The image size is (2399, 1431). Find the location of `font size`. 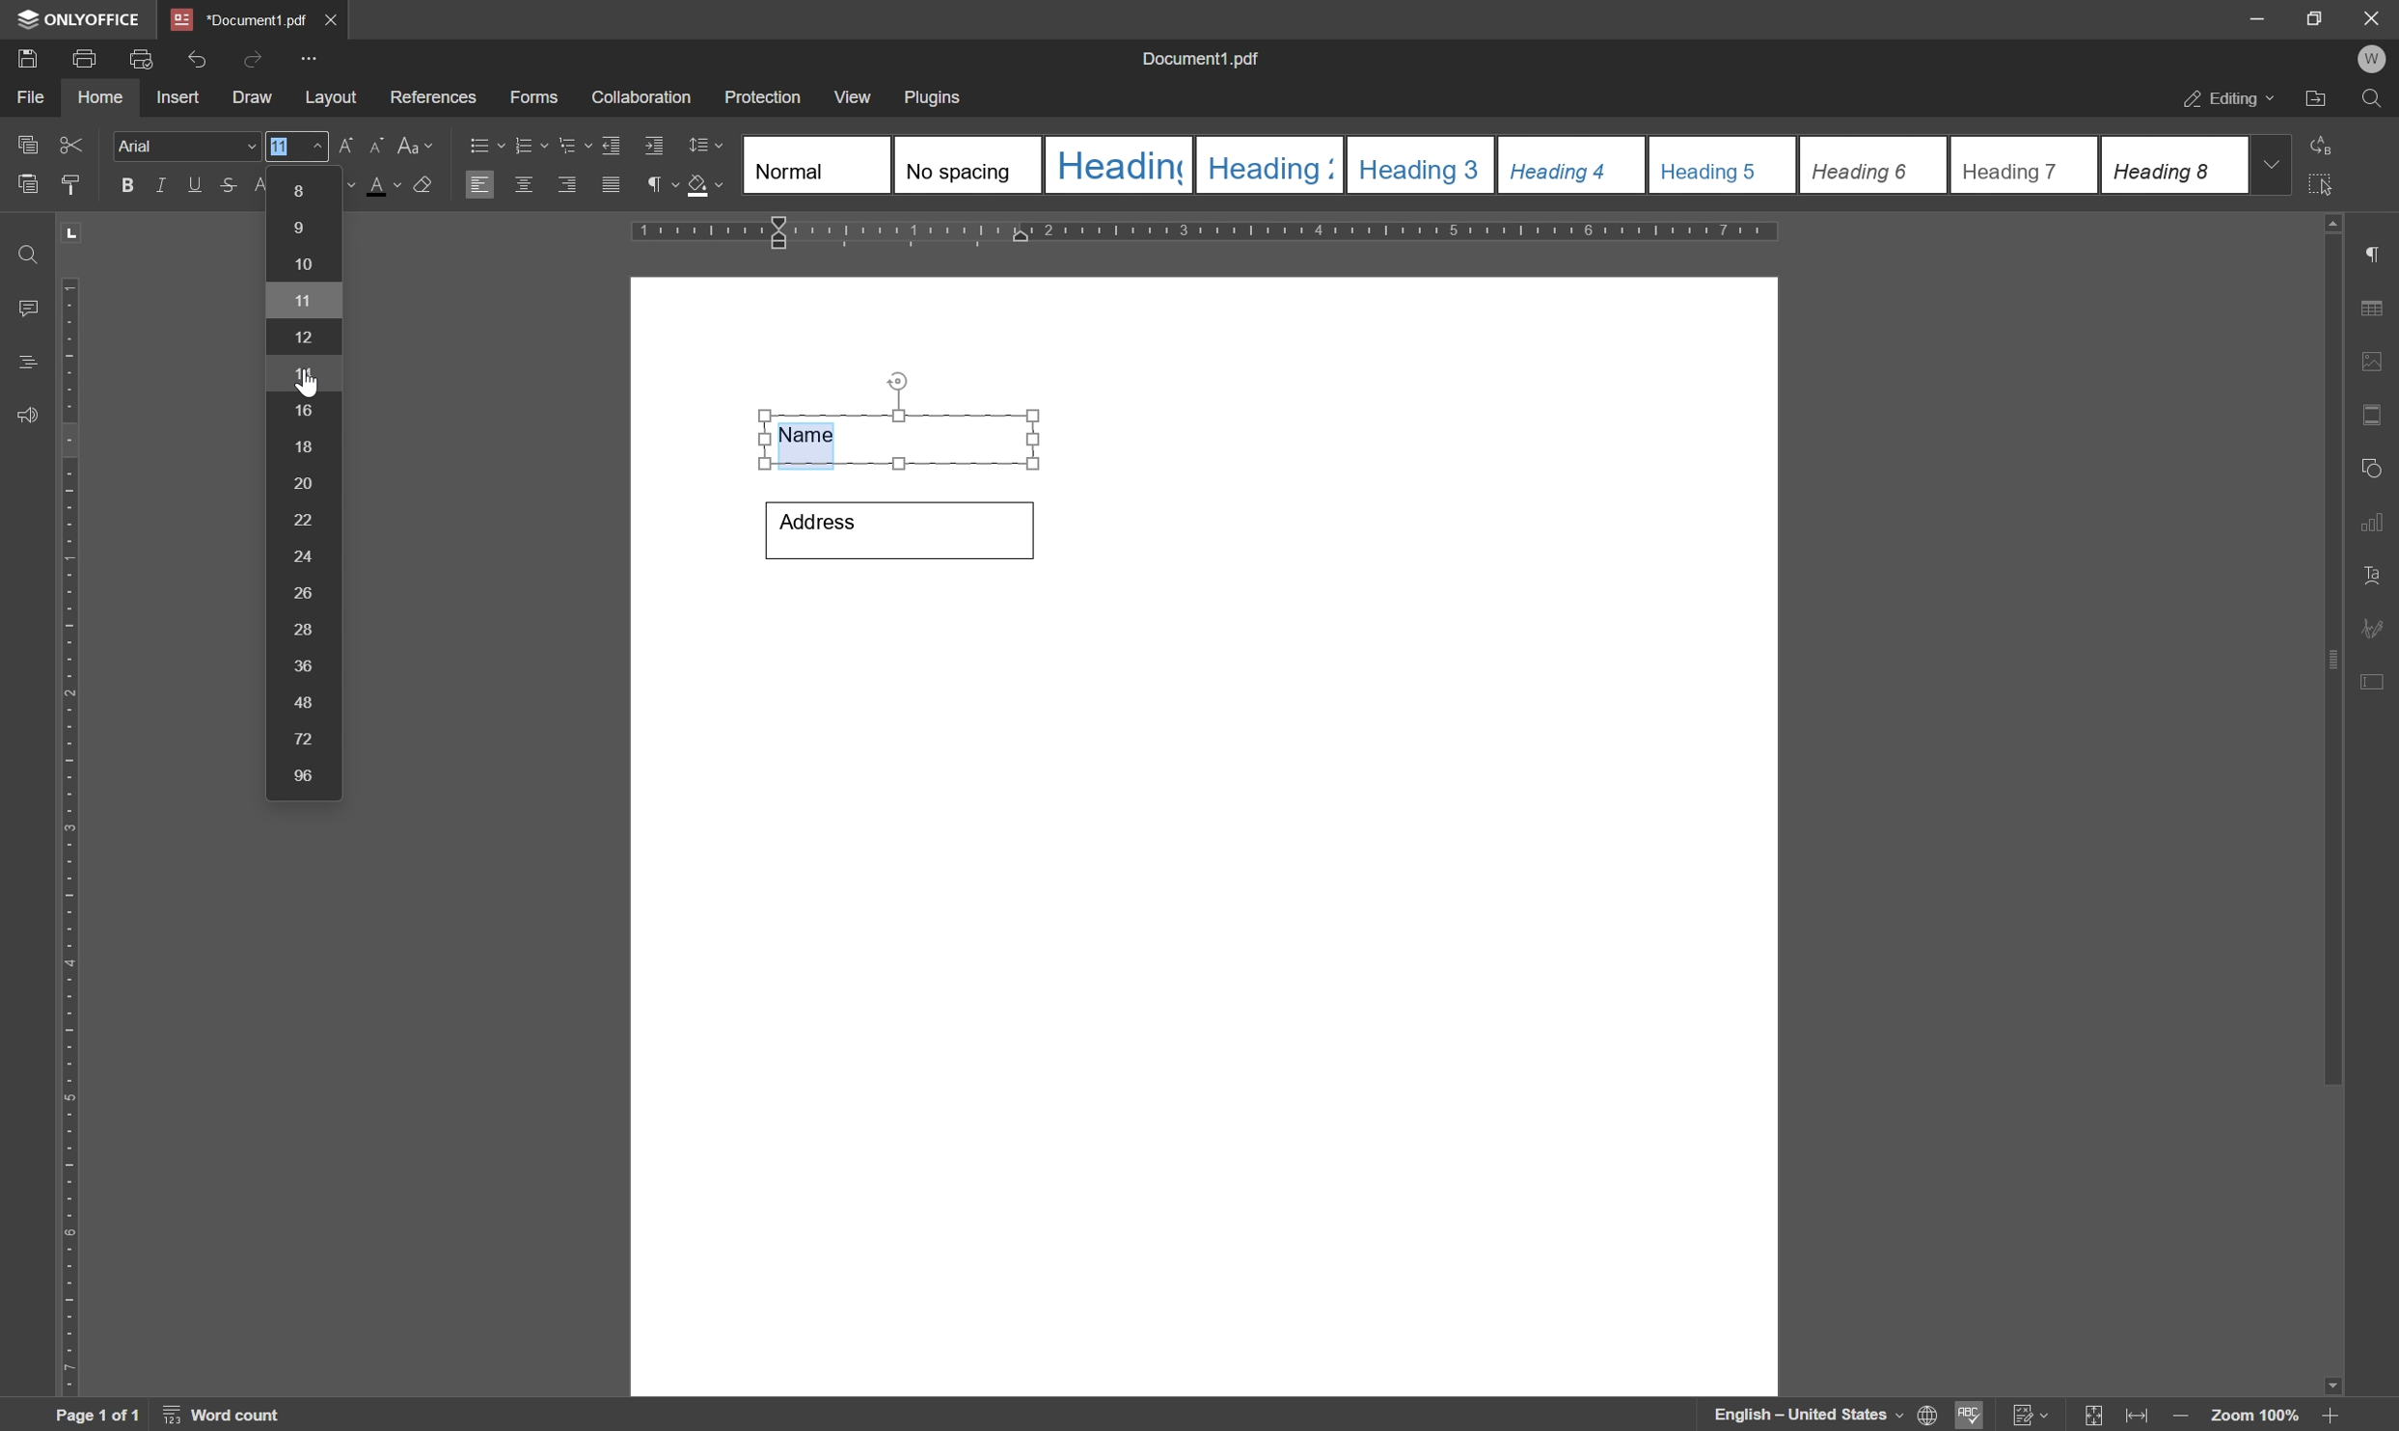

font size is located at coordinates (303, 482).